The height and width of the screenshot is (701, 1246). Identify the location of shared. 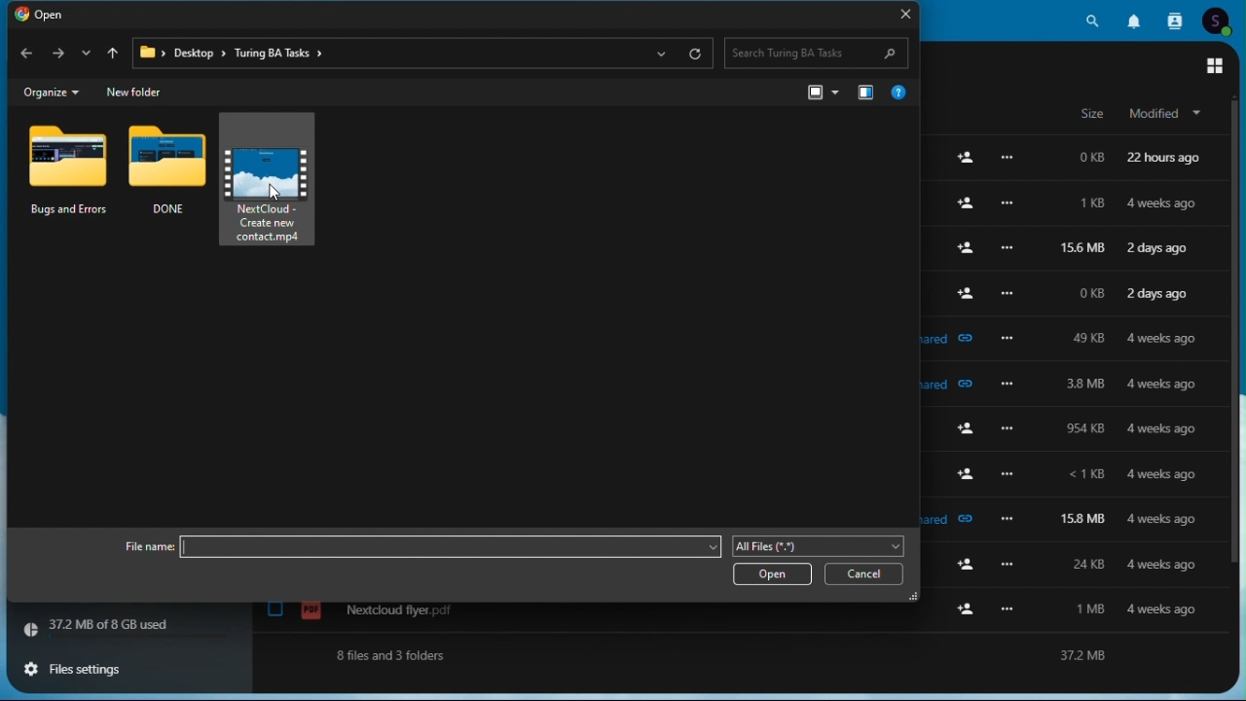
(955, 383).